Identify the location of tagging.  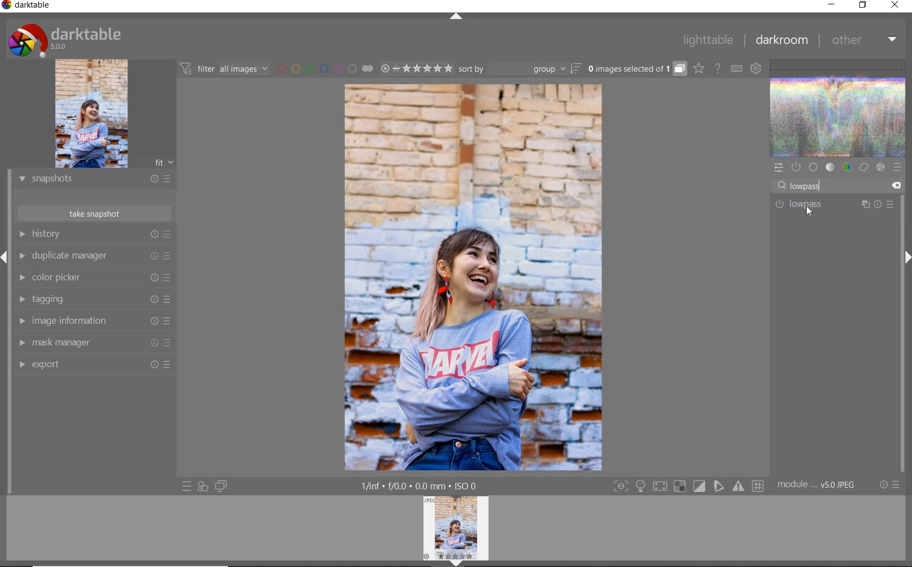
(94, 300).